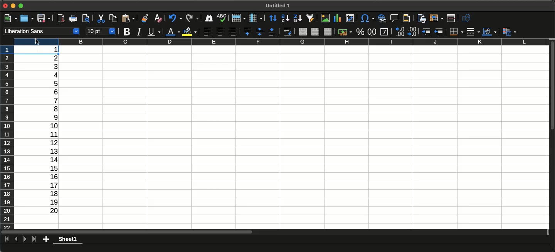 Image resolution: width=555 pixels, height=252 pixels. Describe the element at coordinates (34, 239) in the screenshot. I see `Last sheet` at that location.